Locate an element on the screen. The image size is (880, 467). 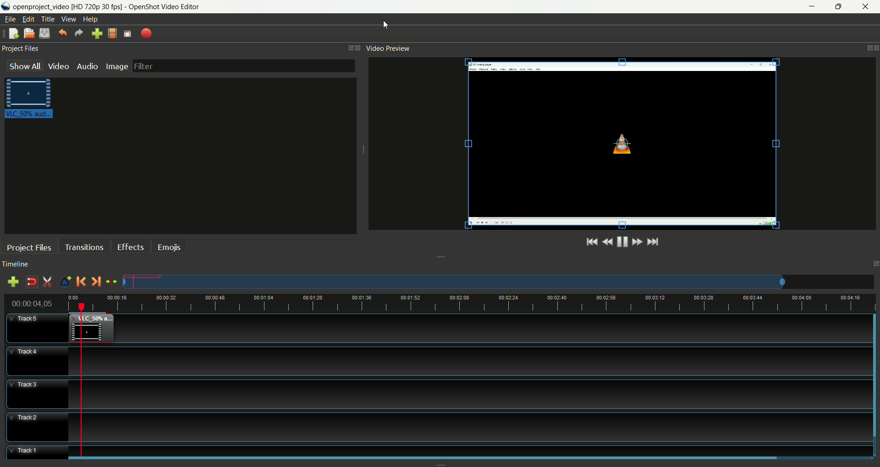
project files is located at coordinates (30, 248).